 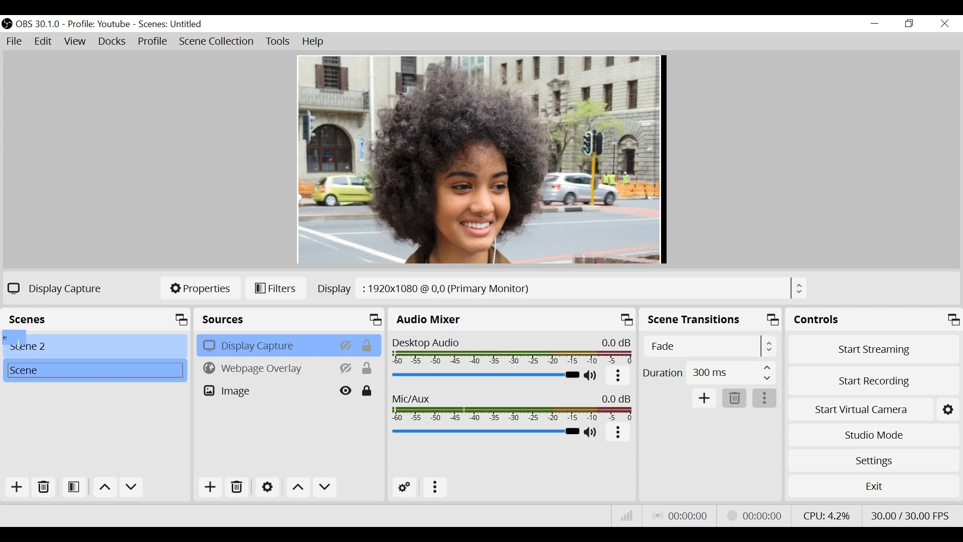 What do you see at coordinates (94, 371) in the screenshot?
I see `Scene` at bounding box center [94, 371].